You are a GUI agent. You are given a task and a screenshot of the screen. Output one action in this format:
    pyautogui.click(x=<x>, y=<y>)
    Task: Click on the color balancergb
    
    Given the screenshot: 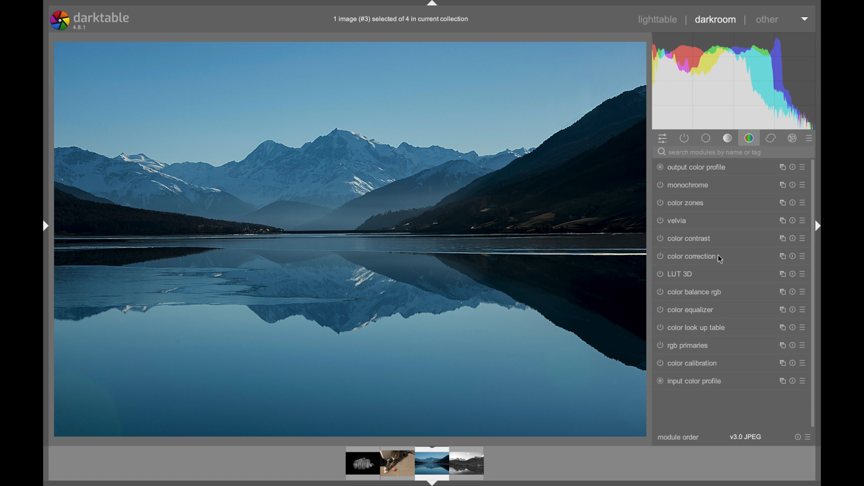 What is the action you would take?
    pyautogui.click(x=689, y=293)
    